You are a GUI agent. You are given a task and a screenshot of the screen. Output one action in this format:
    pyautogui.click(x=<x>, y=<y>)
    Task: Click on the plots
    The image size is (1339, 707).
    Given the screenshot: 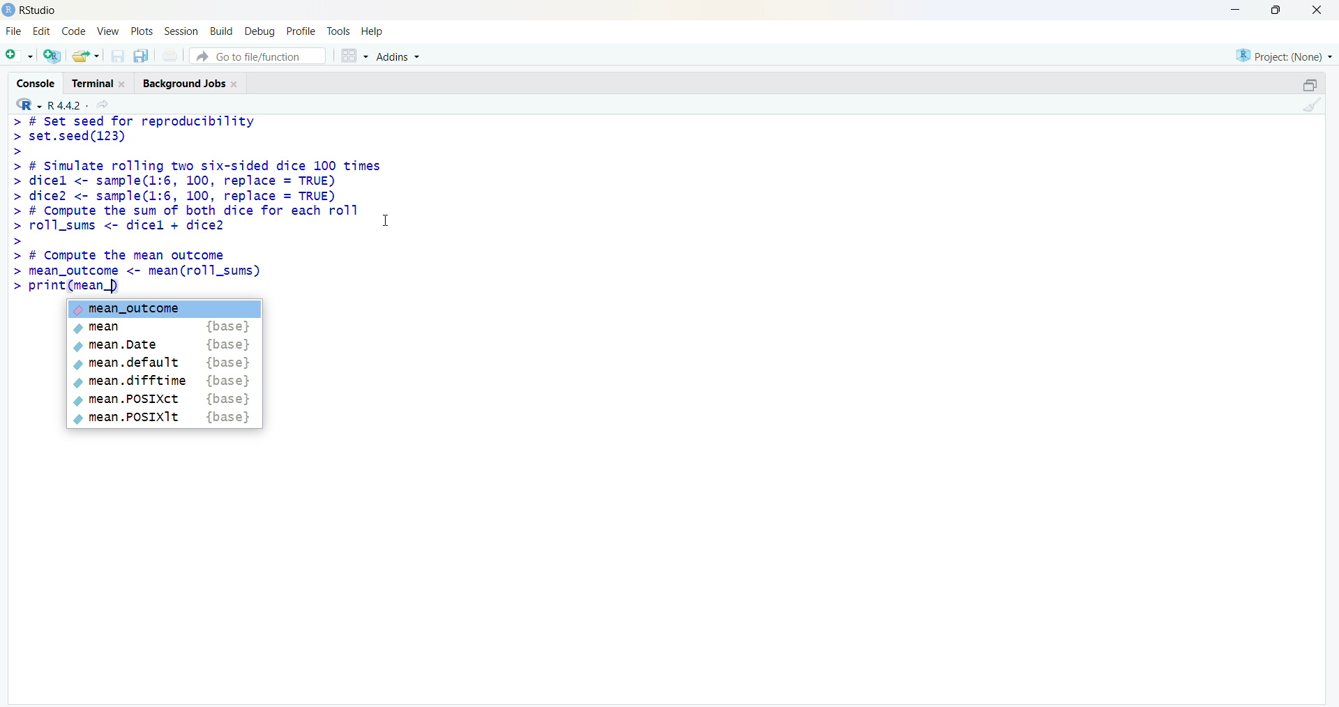 What is the action you would take?
    pyautogui.click(x=142, y=30)
    